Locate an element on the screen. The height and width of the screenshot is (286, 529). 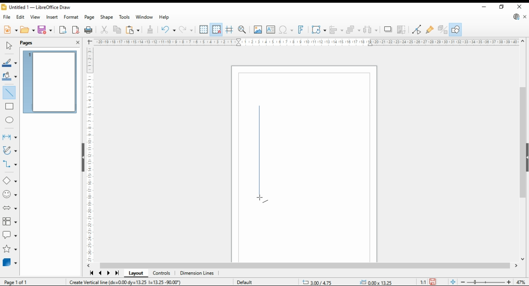
line color is located at coordinates (10, 63).